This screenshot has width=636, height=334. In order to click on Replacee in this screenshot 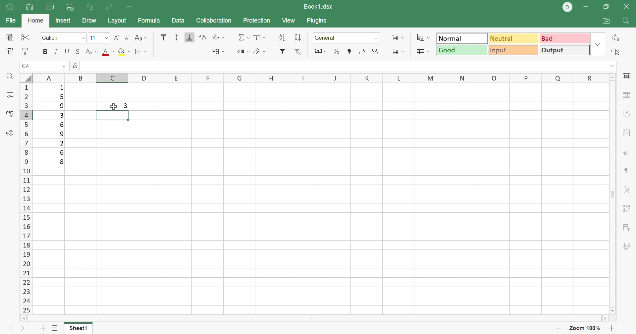, I will do `click(616, 37)`.